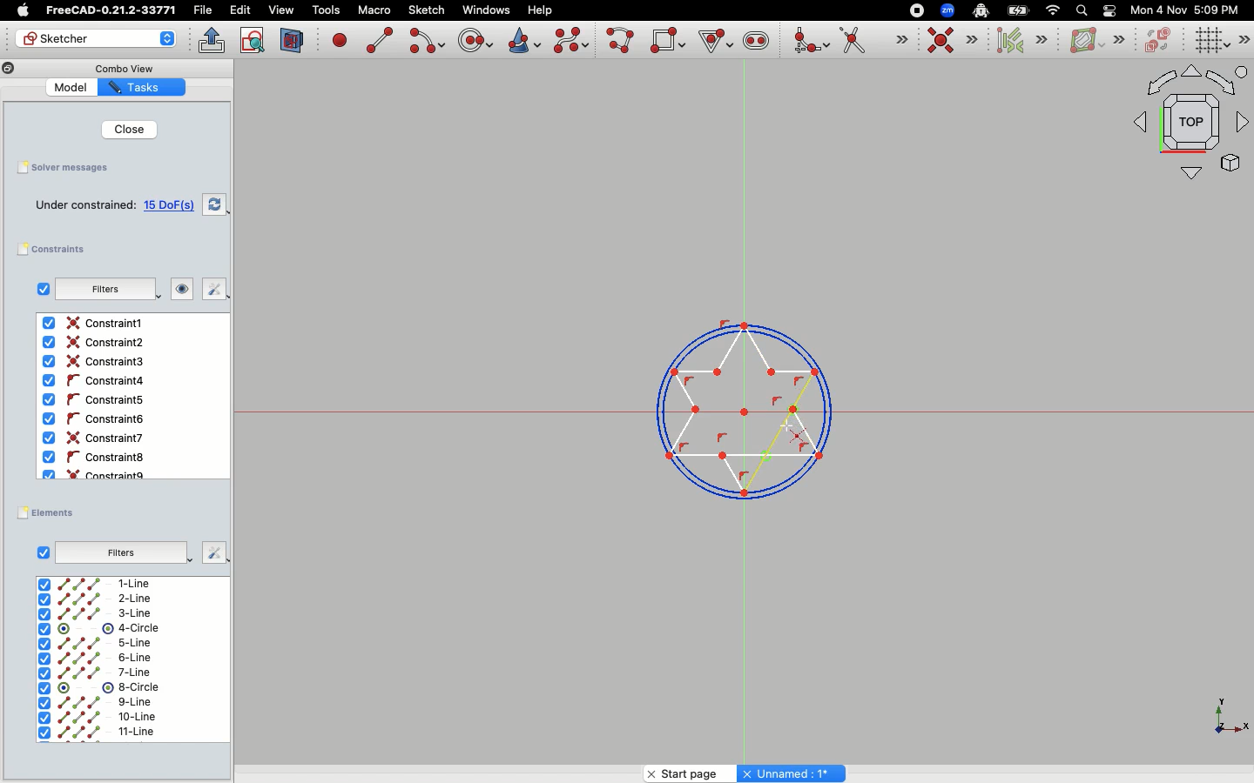 Image resolution: width=1254 pixels, height=783 pixels. I want to click on 7-line, so click(96, 673).